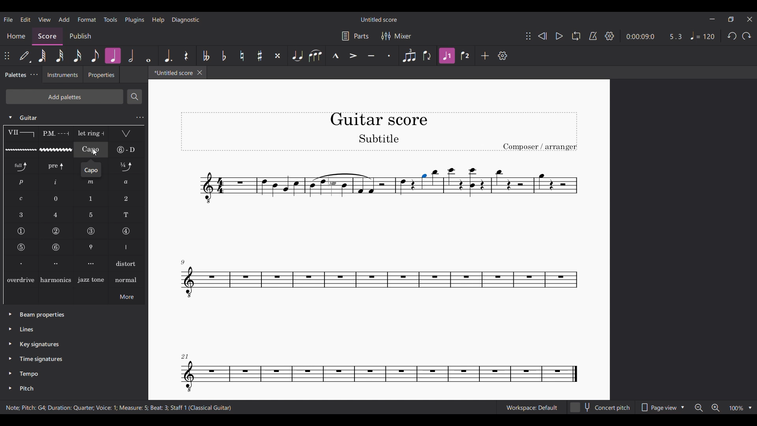 The width and height of the screenshot is (757, 426). What do you see at coordinates (378, 20) in the screenshot?
I see `Score title` at bounding box center [378, 20].